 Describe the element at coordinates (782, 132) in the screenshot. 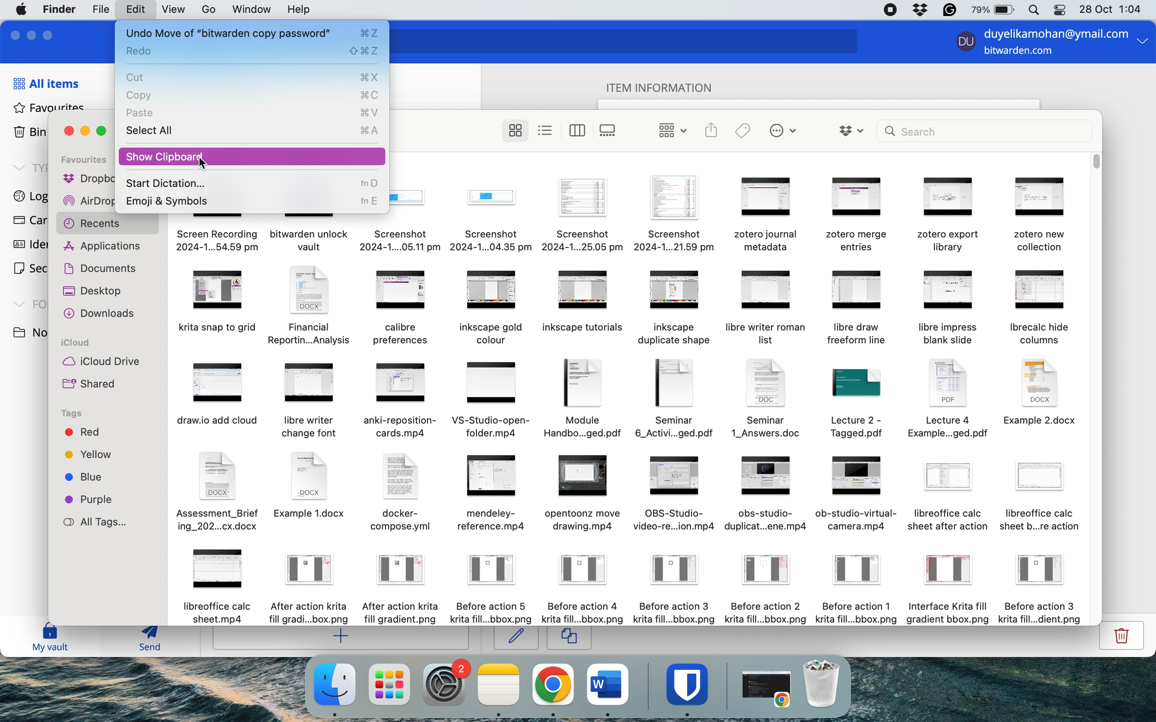

I see `perform tasks with selected items` at that location.